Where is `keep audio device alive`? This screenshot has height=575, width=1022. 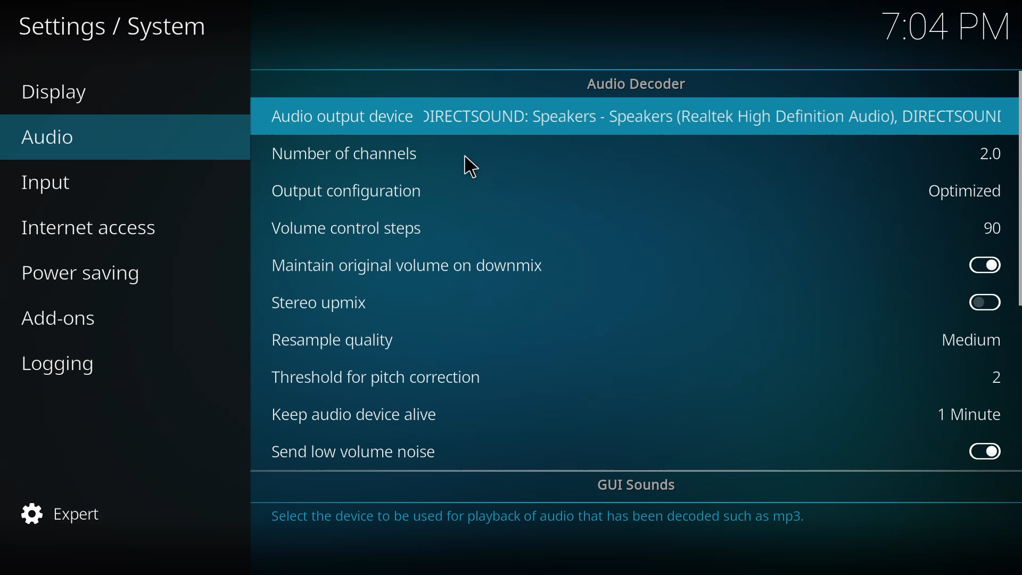
keep audio device alive is located at coordinates (361, 415).